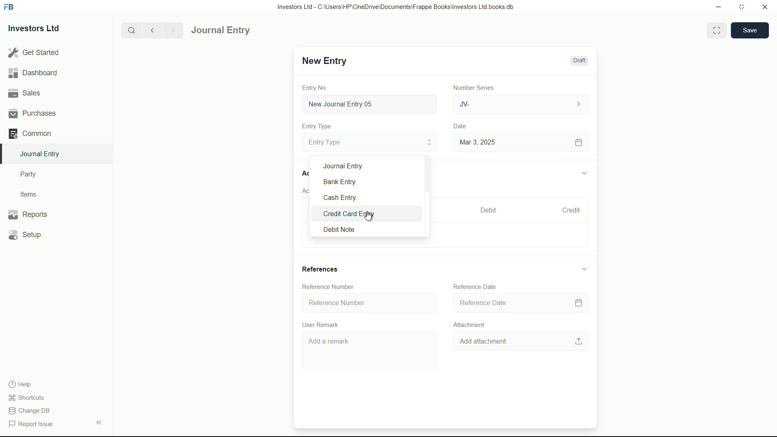 Image resolution: width=777 pixels, height=437 pixels. I want to click on Investors Ltd - C:\Users\HP\OneDrive\Documents\Frappe Books\Investors Ltd books.db, so click(397, 6).